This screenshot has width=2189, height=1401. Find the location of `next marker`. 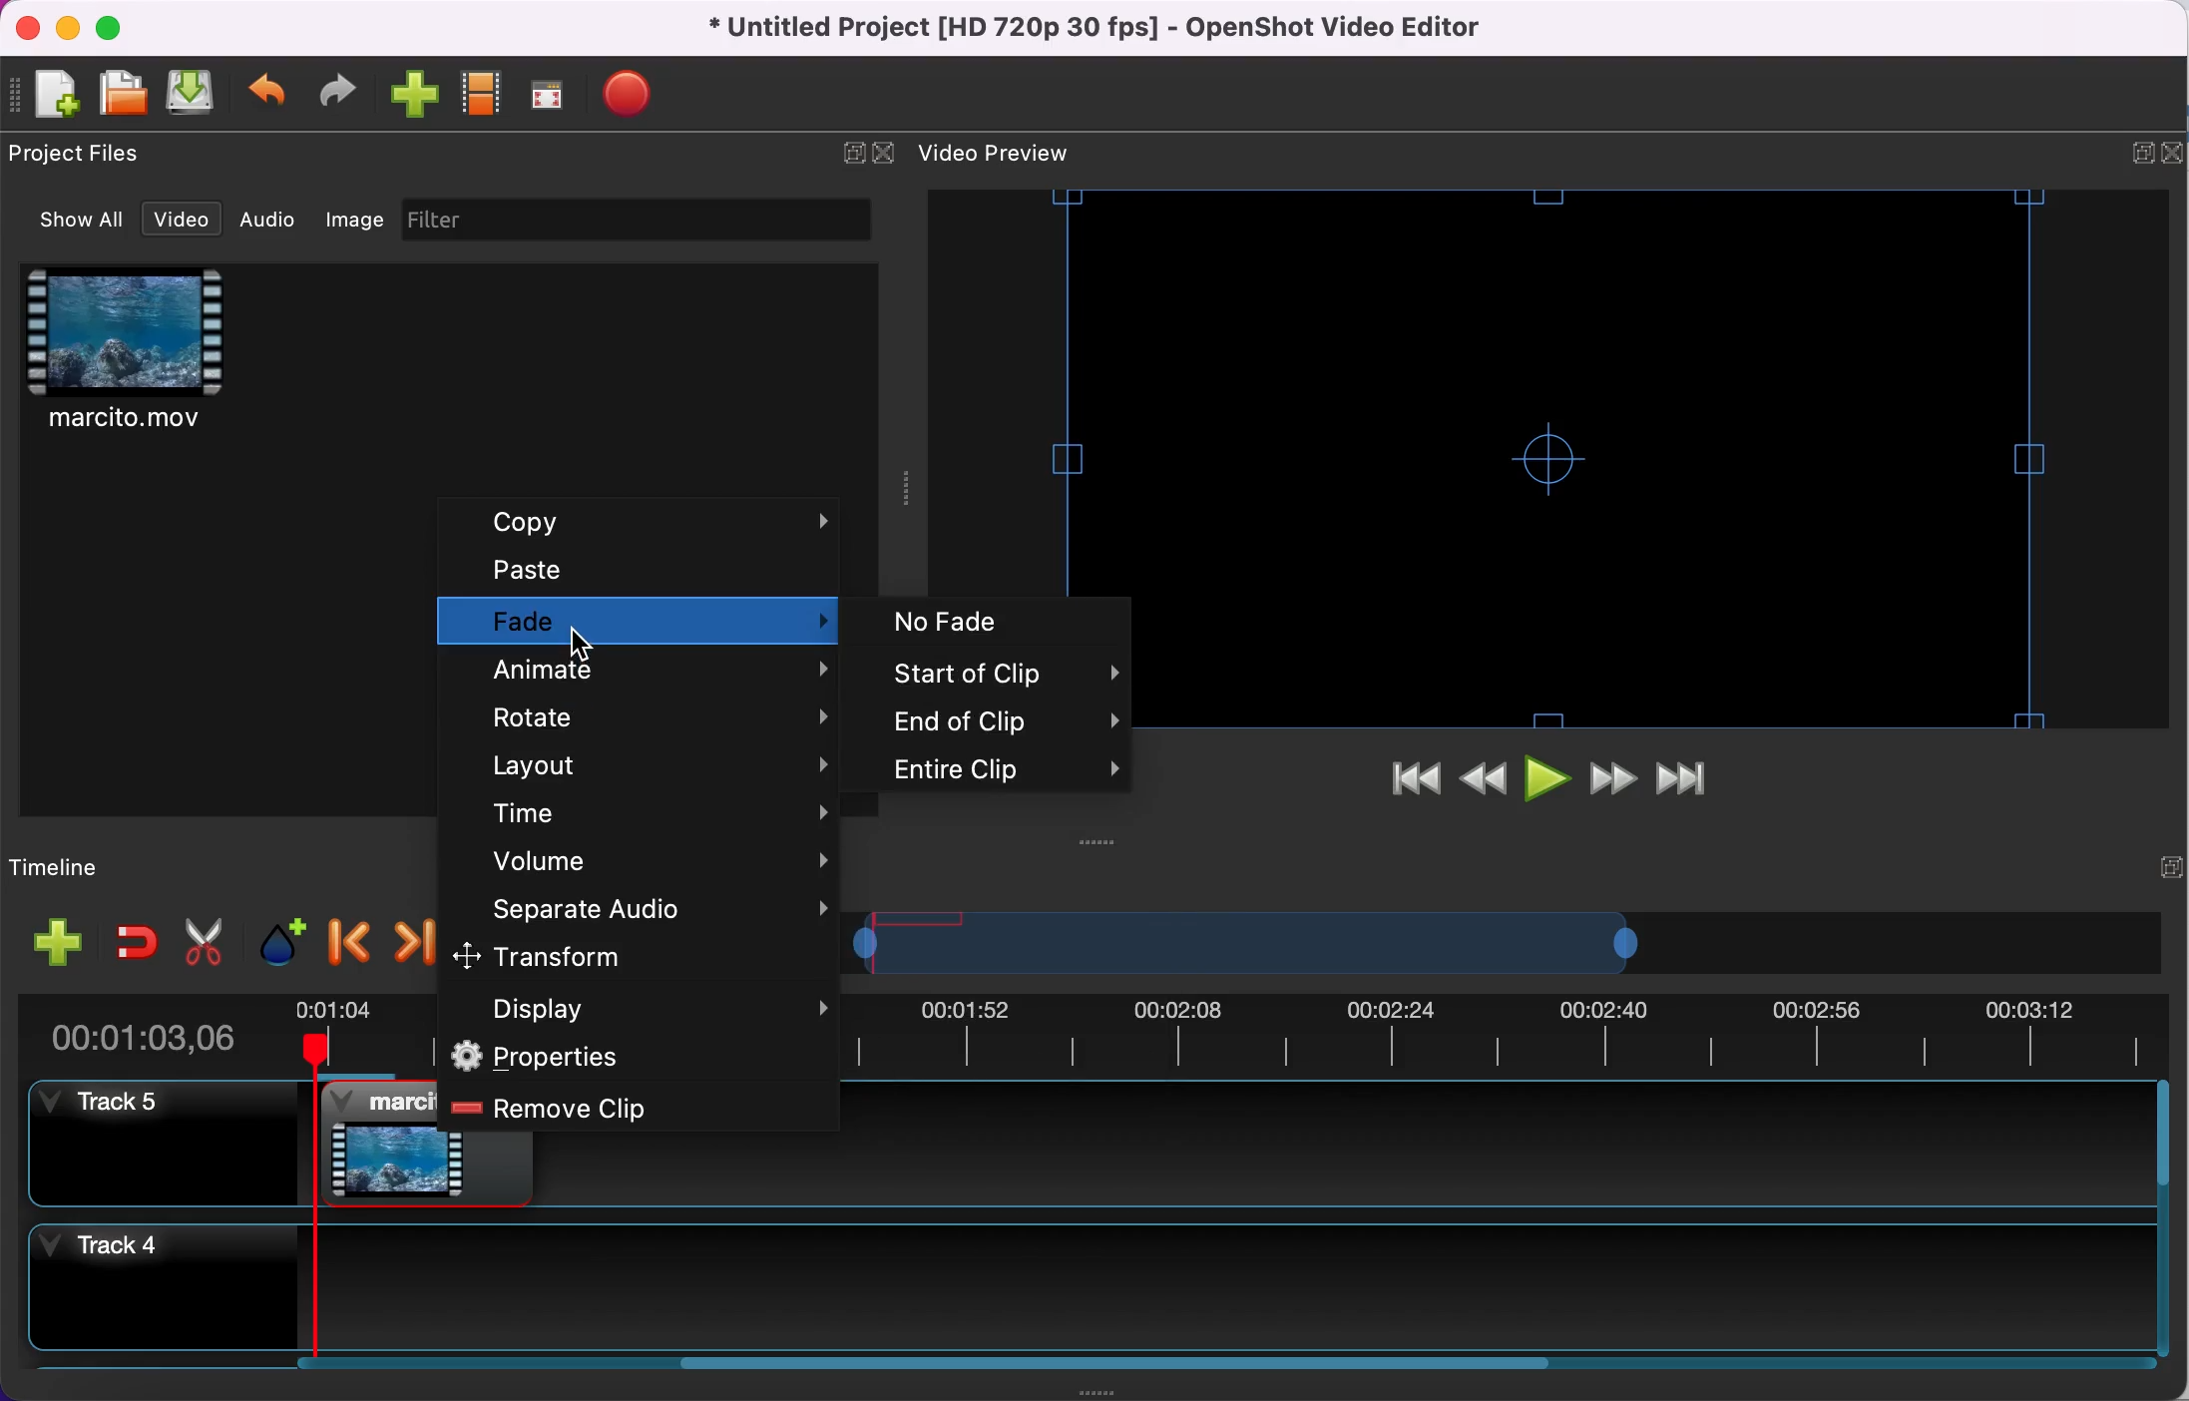

next marker is located at coordinates (413, 943).